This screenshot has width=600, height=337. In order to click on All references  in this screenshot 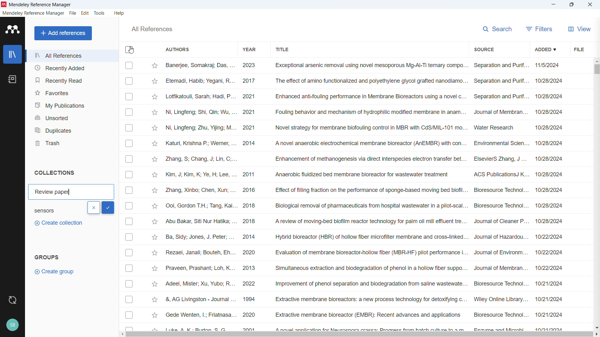, I will do `click(152, 29)`.